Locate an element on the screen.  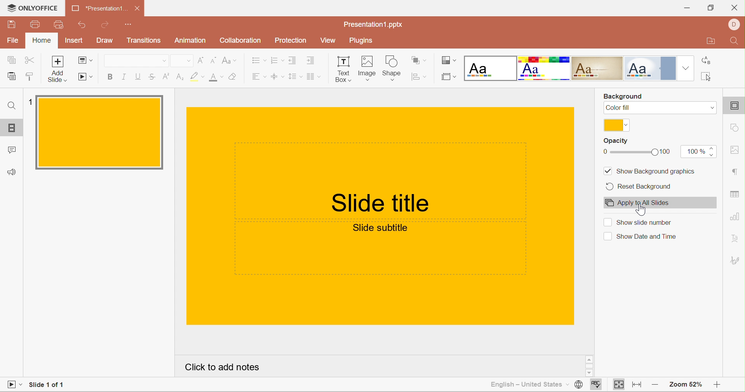
Change slide layout is located at coordinates (83, 60).